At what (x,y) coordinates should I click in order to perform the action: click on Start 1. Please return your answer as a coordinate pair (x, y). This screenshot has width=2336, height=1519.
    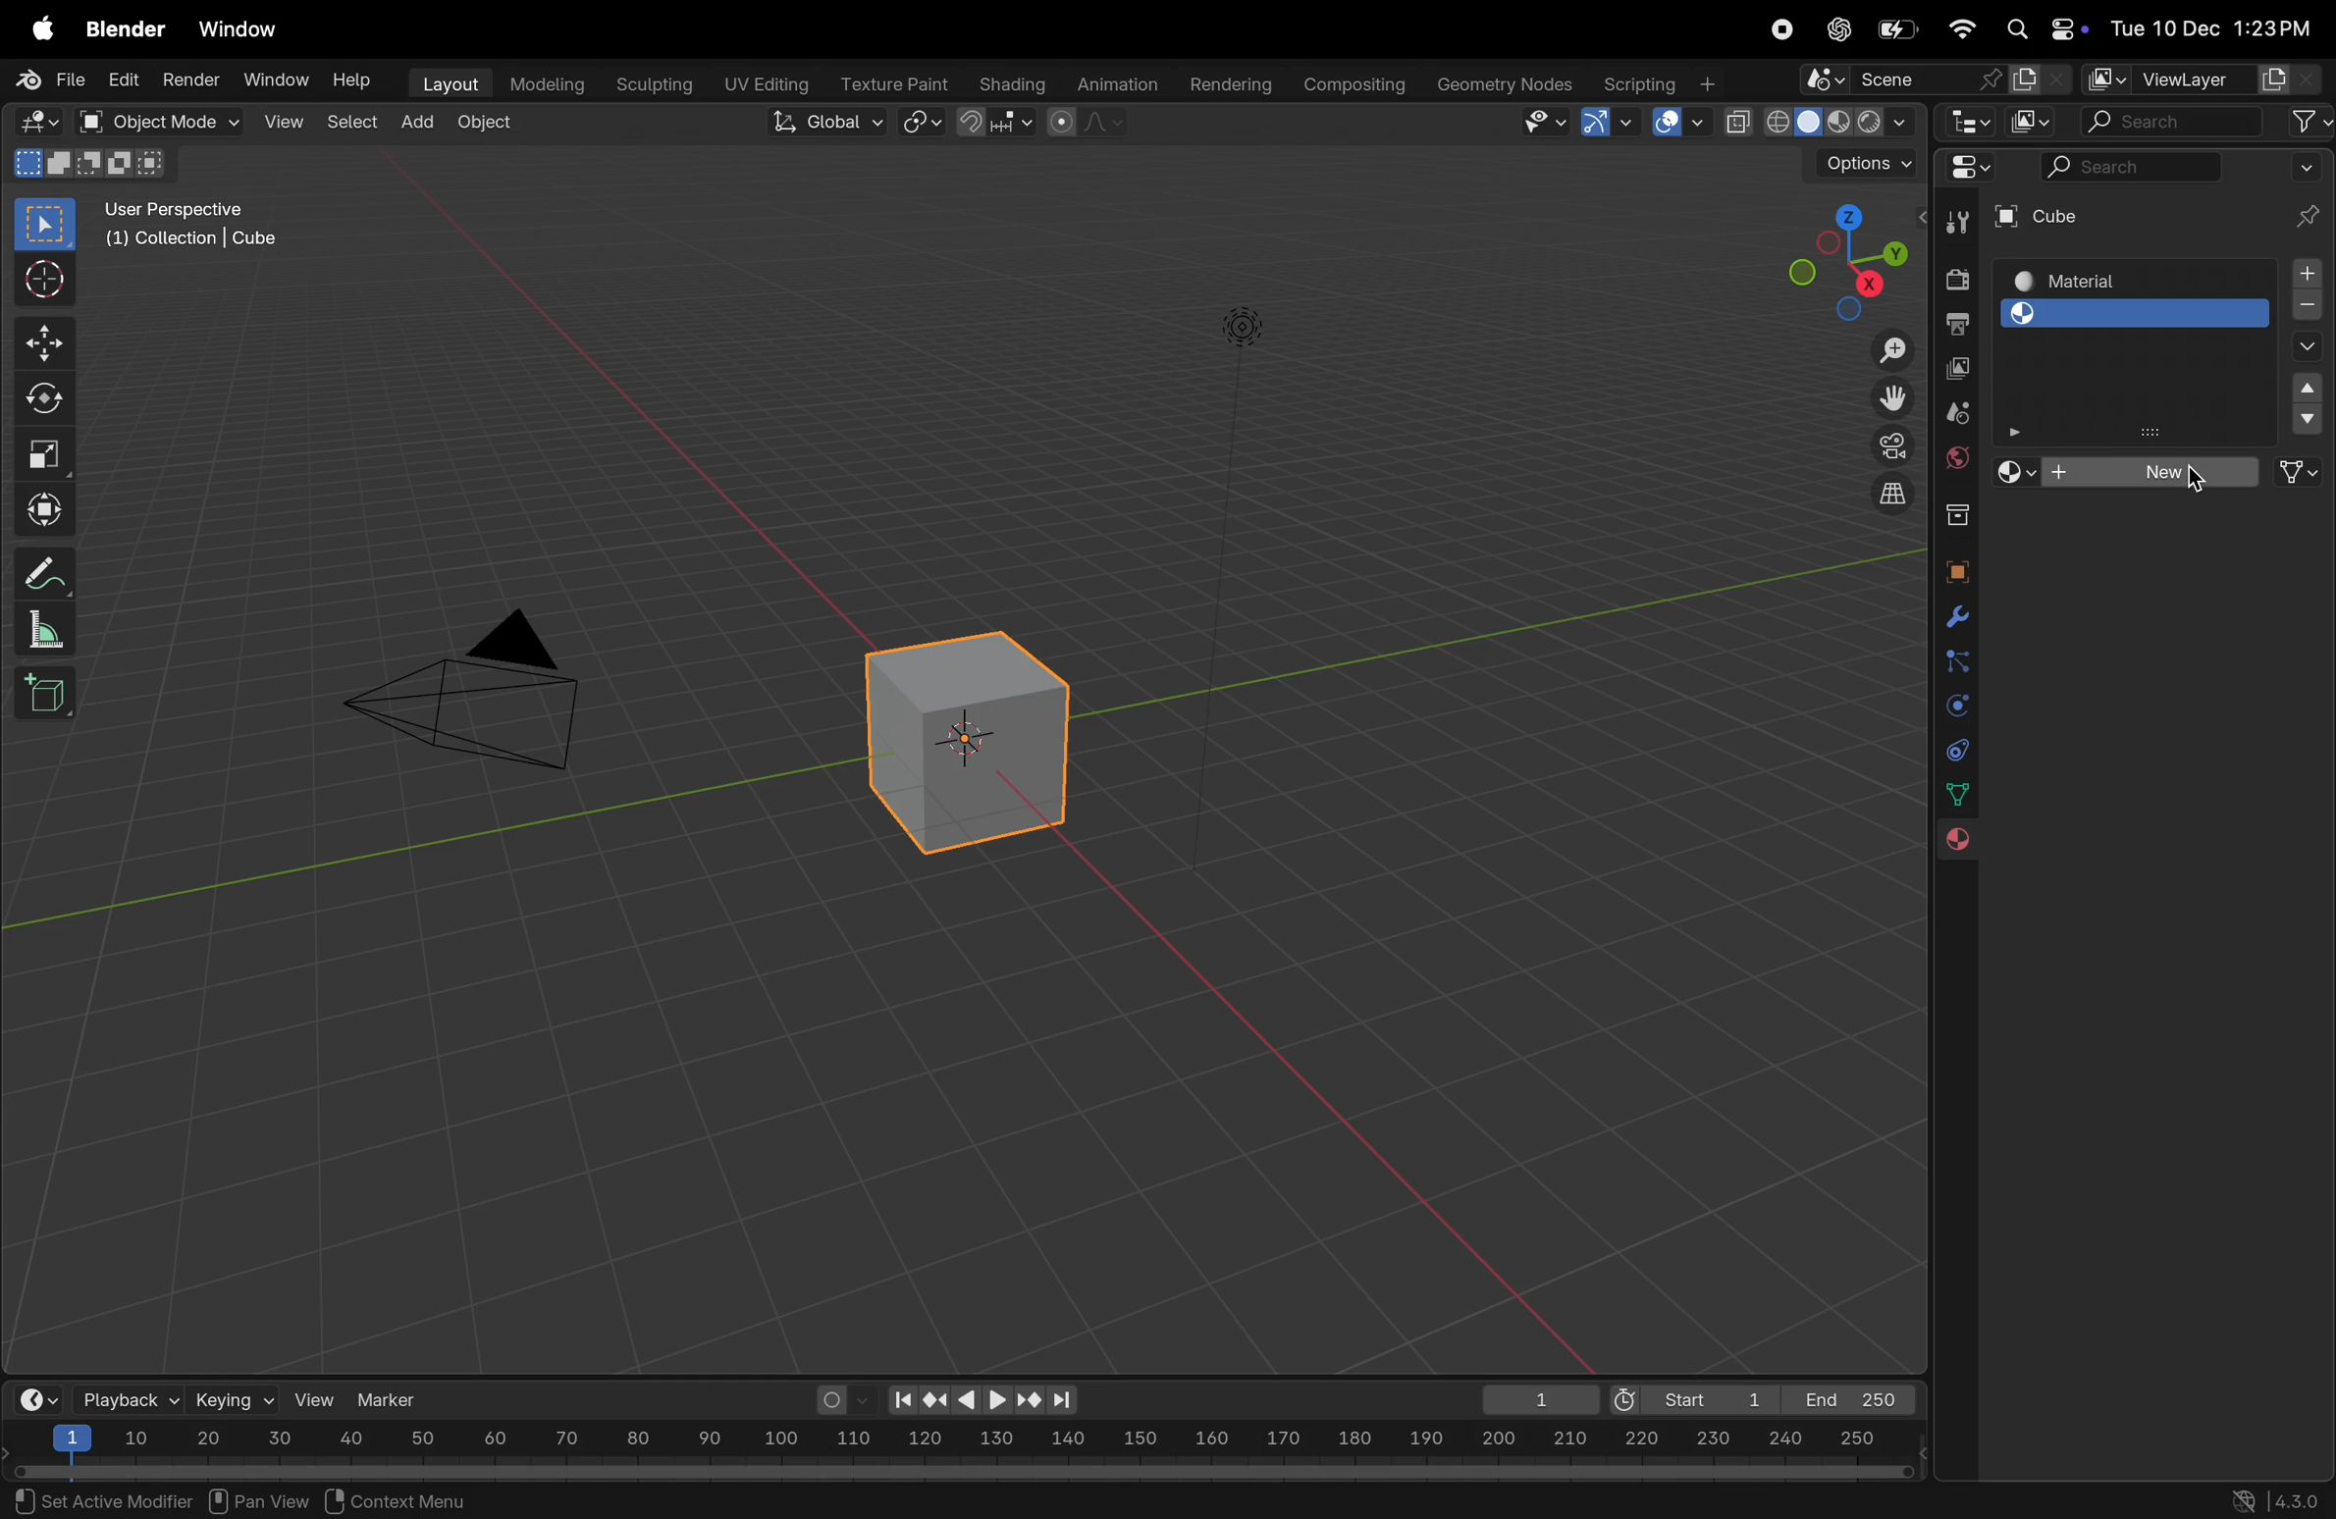
    Looking at the image, I should click on (1690, 1396).